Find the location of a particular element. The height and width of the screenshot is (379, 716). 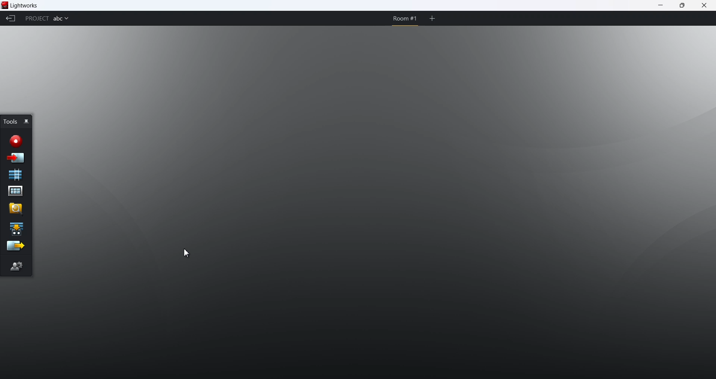

record is located at coordinates (16, 140).